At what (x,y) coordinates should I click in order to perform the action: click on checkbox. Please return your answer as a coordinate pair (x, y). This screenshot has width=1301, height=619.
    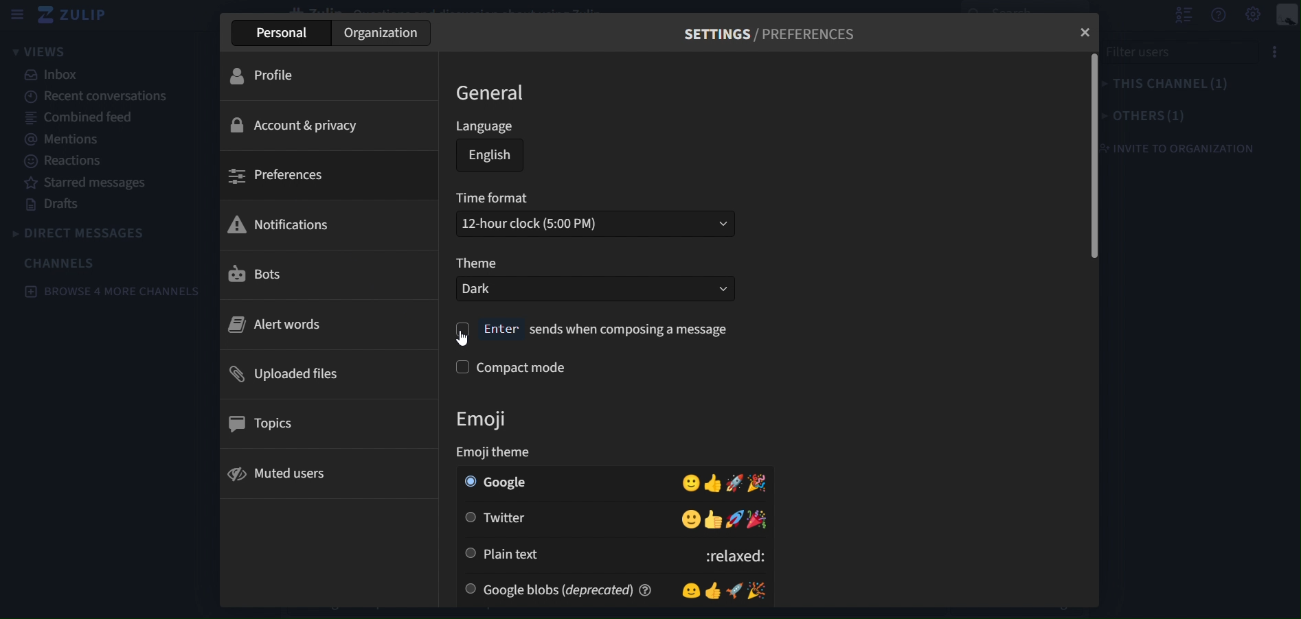
    Looking at the image, I should click on (460, 367).